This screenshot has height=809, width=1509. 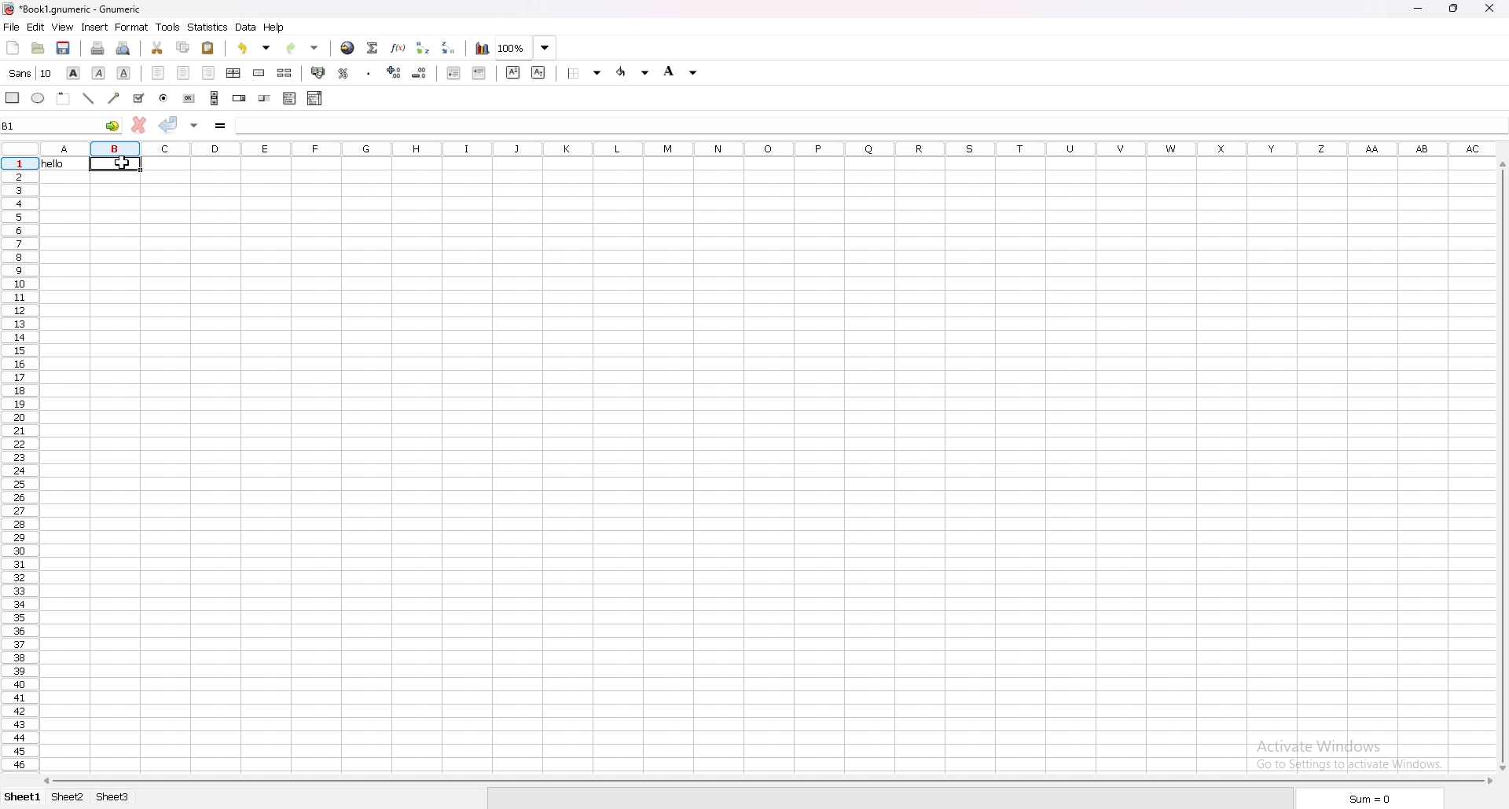 I want to click on create rectangle, so click(x=13, y=98).